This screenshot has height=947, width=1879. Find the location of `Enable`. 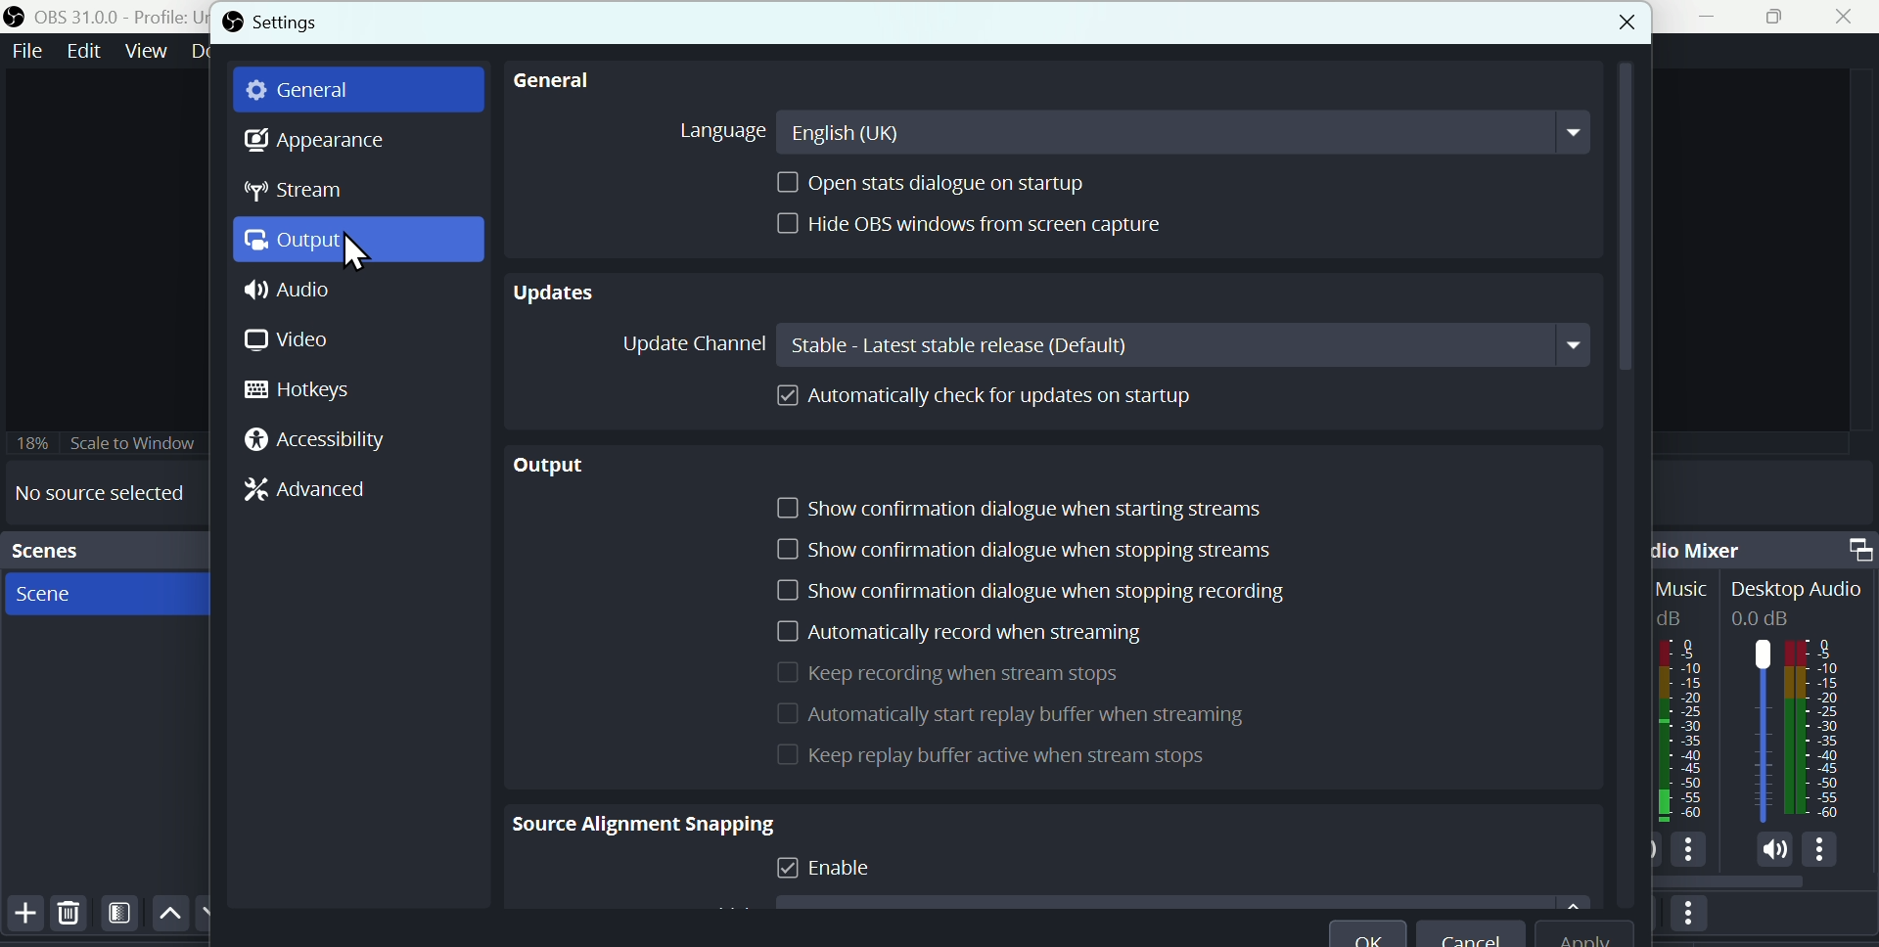

Enable is located at coordinates (815, 867).